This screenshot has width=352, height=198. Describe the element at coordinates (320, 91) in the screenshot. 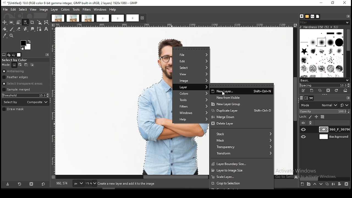

I see `duplicate brush` at that location.